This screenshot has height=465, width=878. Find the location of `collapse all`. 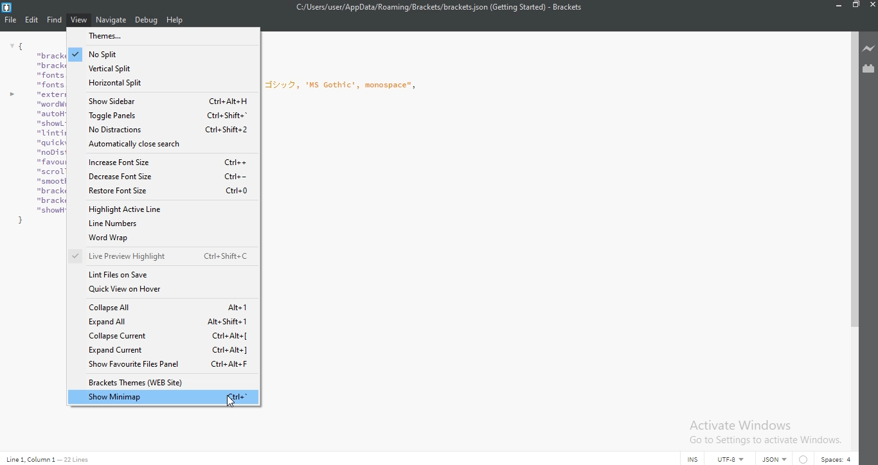

collapse all is located at coordinates (159, 309).